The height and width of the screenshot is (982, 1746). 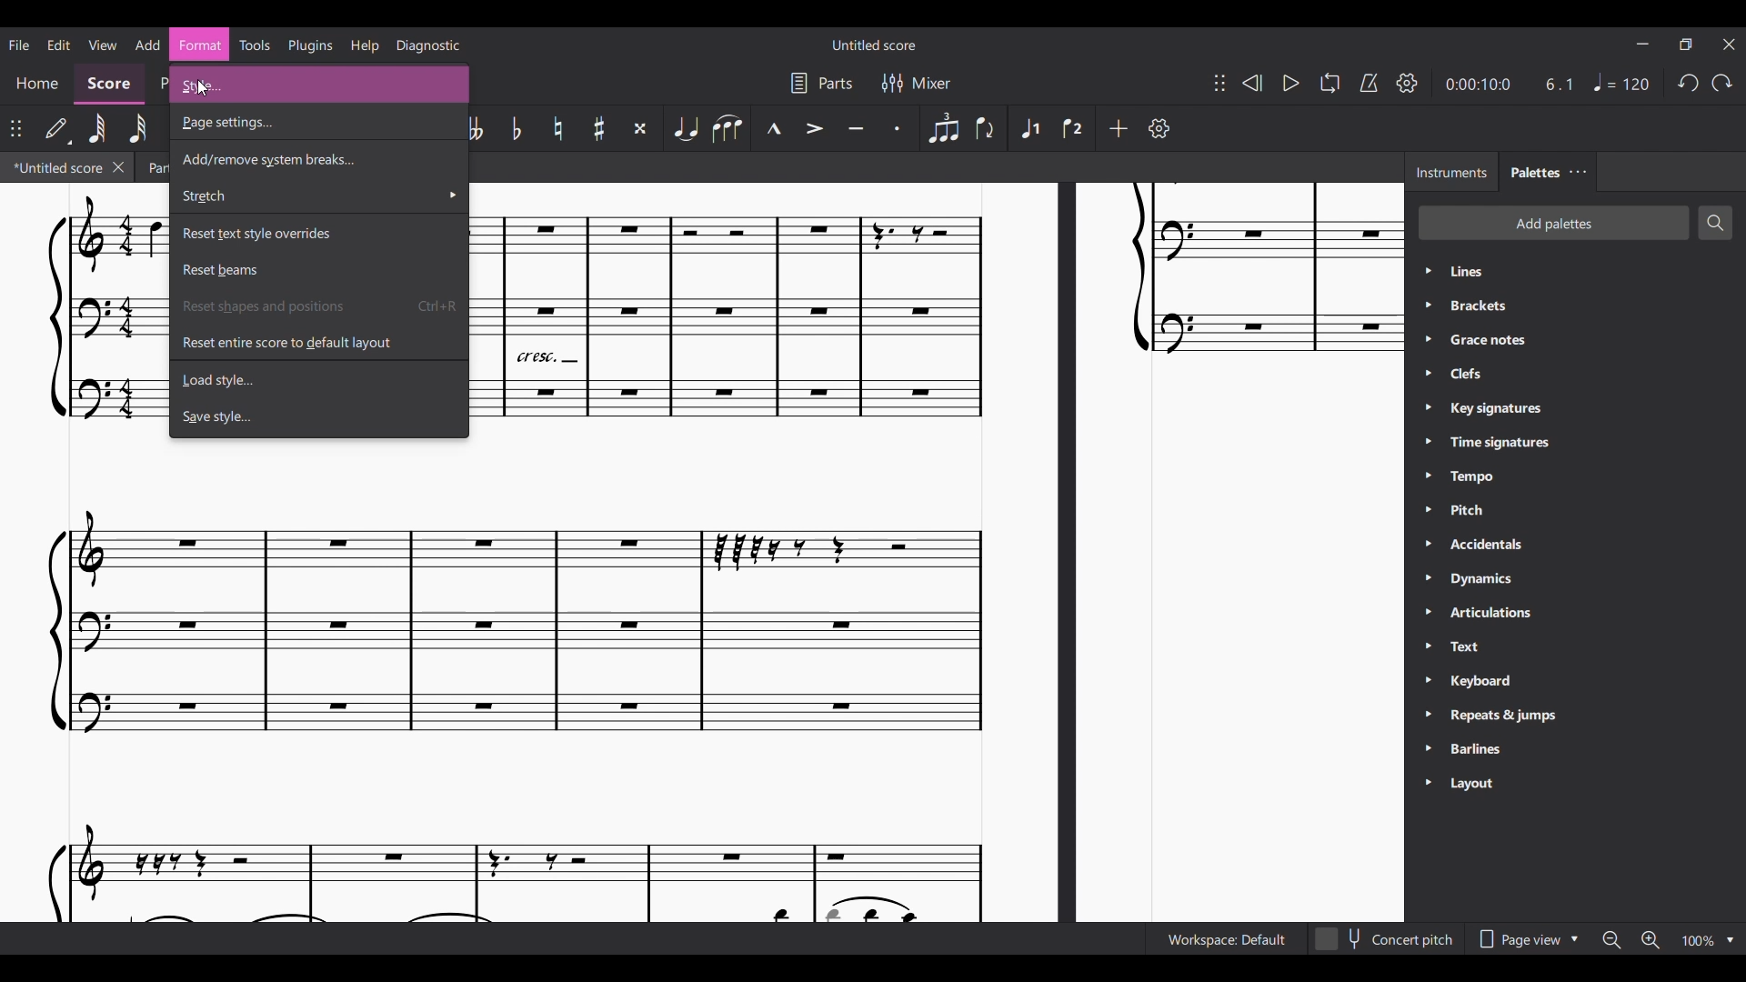 What do you see at coordinates (1699, 941) in the screenshot?
I see `Current zoom factor` at bounding box center [1699, 941].